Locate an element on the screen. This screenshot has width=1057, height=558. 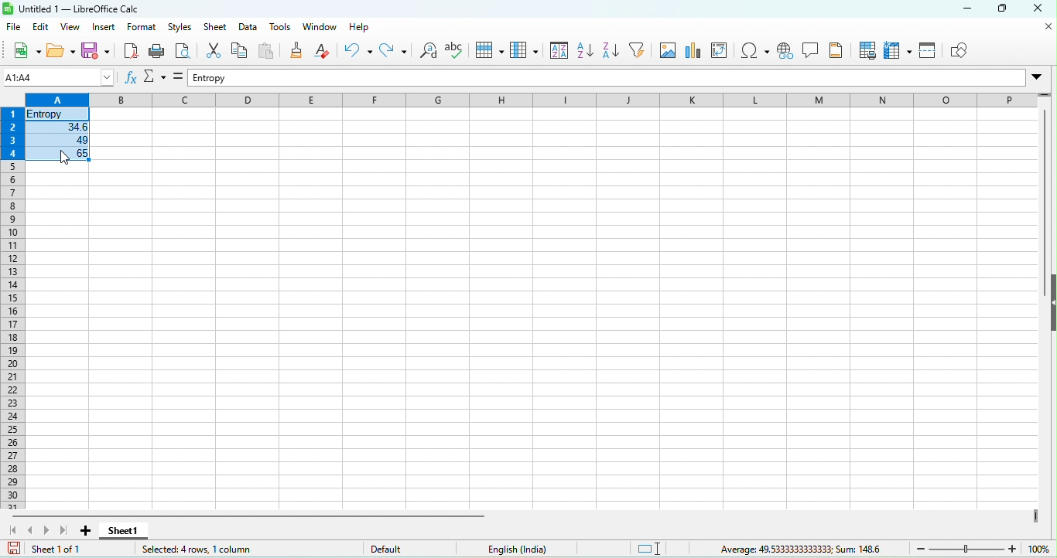
horizontal scroll bar is located at coordinates (246, 515).